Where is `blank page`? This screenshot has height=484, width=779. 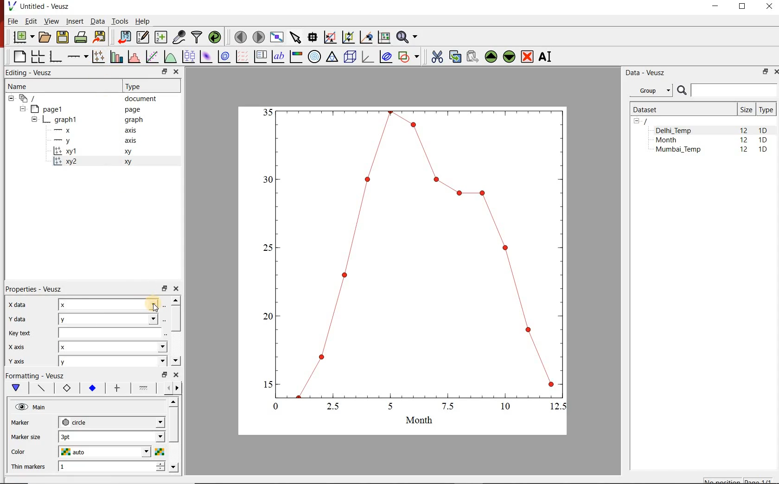 blank page is located at coordinates (18, 57).